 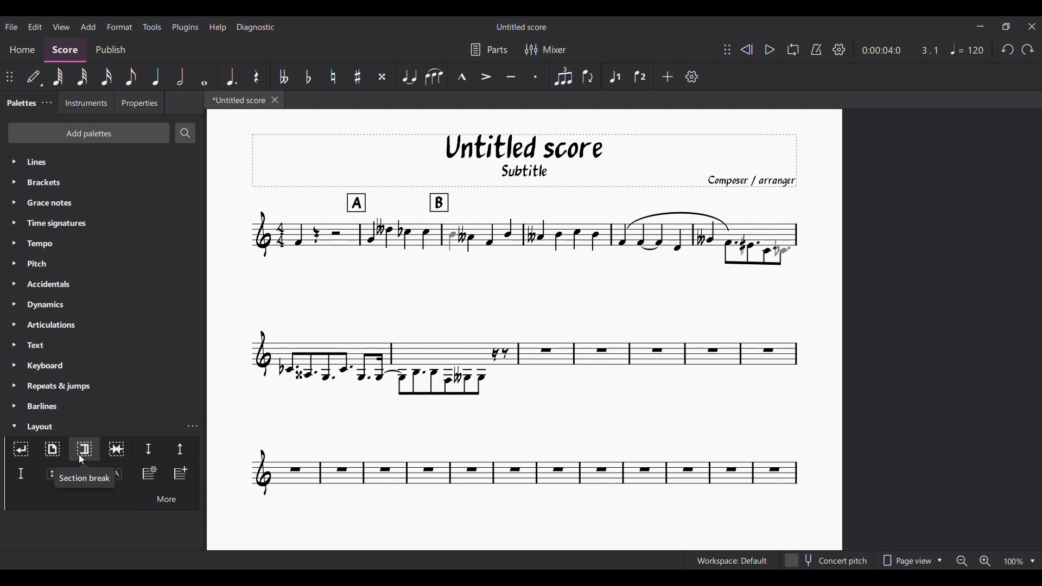 I want to click on Format menu, so click(x=120, y=27).